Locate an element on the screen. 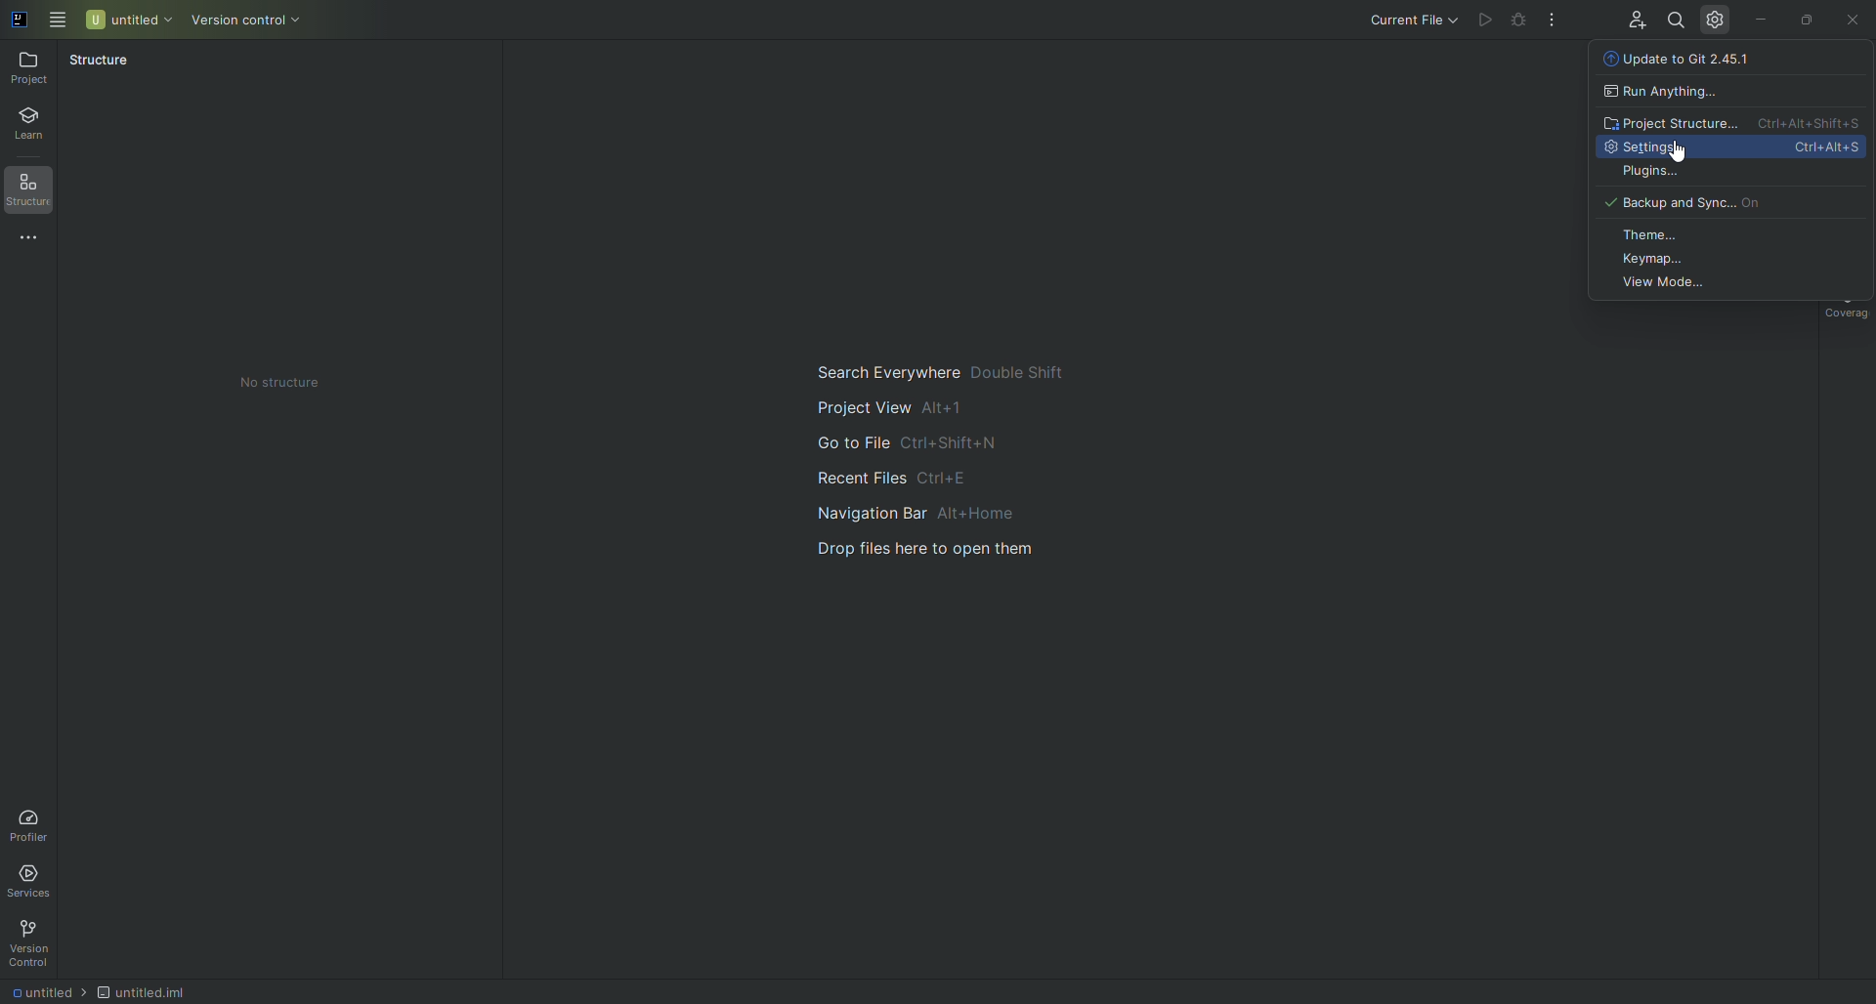 The image size is (1876, 1004). More Actions is located at coordinates (1554, 21).